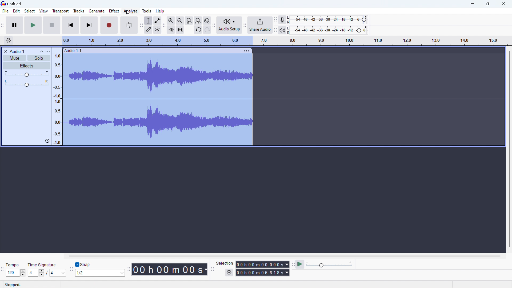 The width and height of the screenshot is (512, 288). Describe the element at coordinates (130, 11) in the screenshot. I see `analyze` at that location.